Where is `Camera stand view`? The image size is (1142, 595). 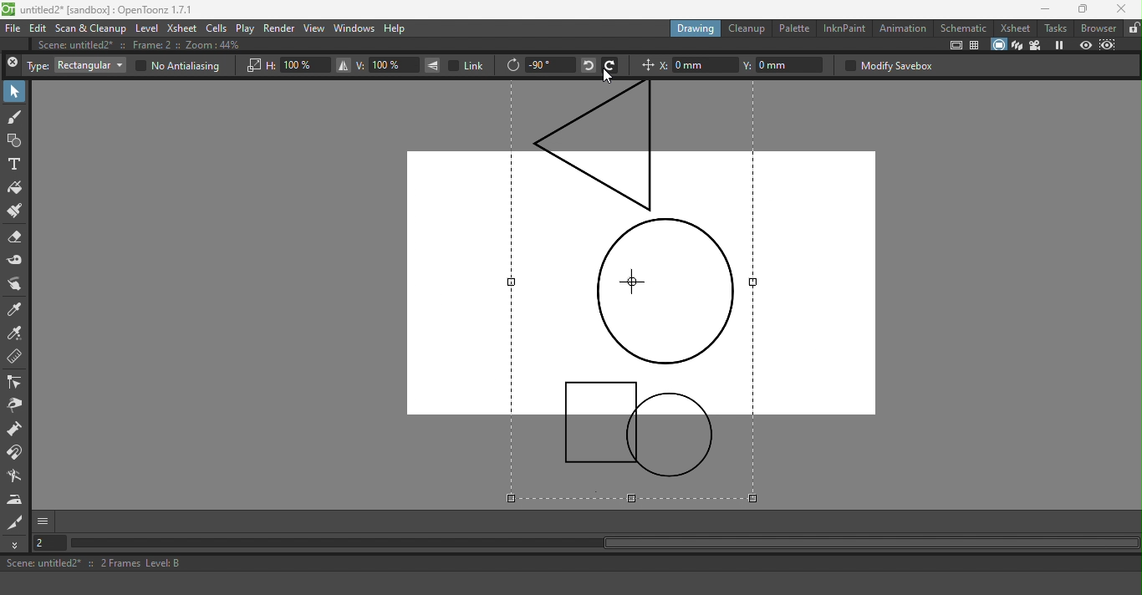 Camera stand view is located at coordinates (997, 44).